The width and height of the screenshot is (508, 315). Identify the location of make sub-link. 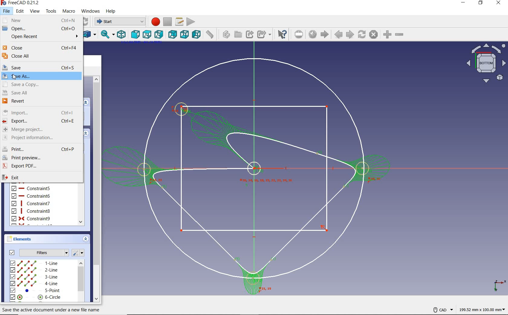
(264, 34).